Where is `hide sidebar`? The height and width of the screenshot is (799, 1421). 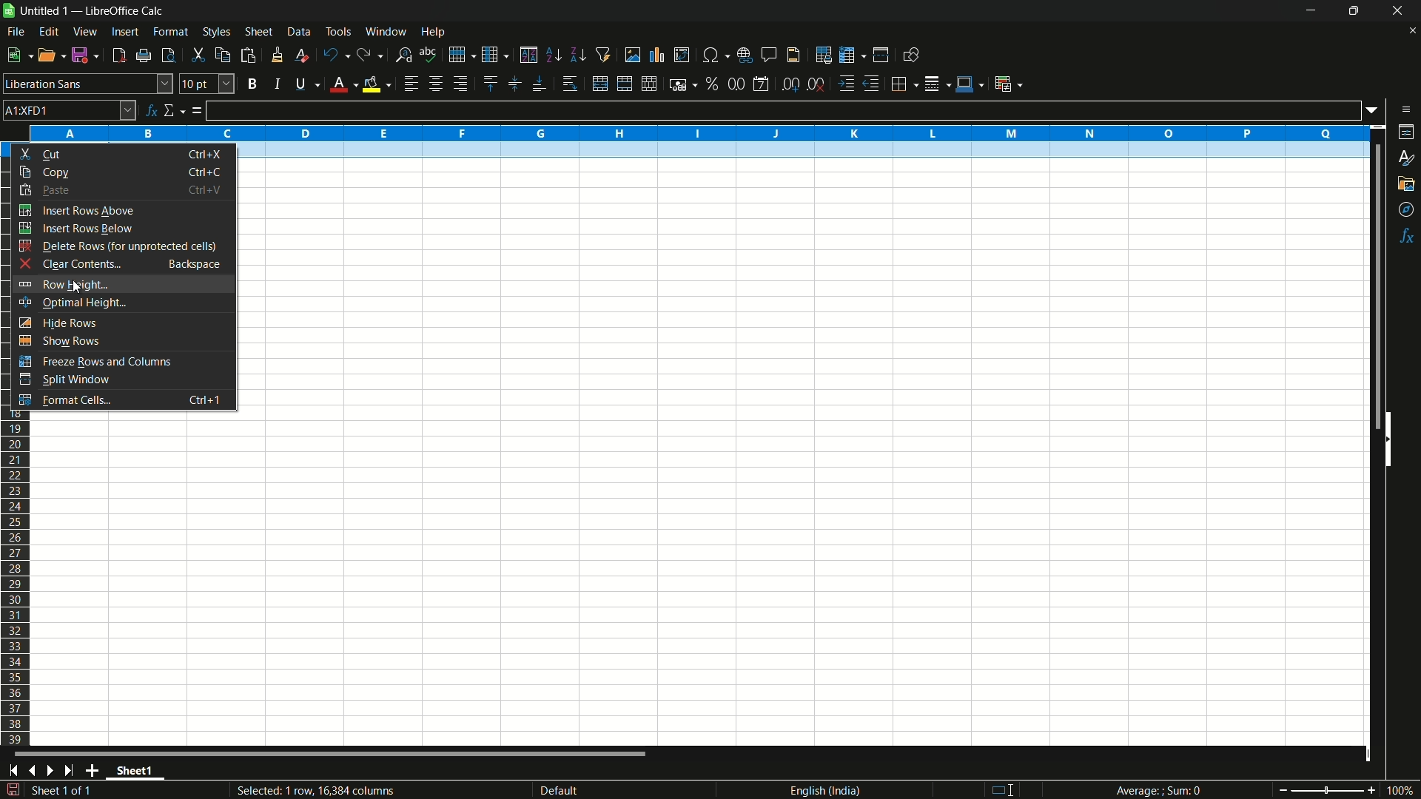 hide sidebar is located at coordinates (1394, 438).